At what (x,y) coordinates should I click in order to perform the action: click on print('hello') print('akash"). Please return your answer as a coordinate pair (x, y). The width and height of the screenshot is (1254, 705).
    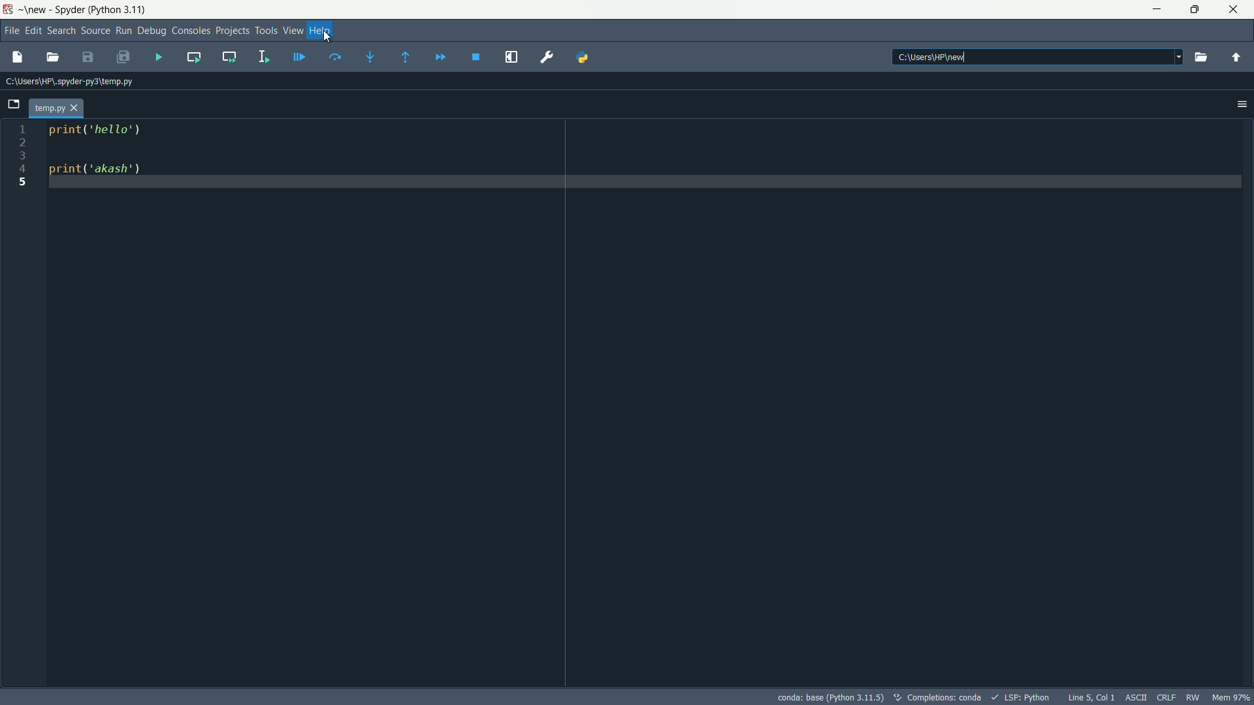
    Looking at the image, I should click on (643, 401).